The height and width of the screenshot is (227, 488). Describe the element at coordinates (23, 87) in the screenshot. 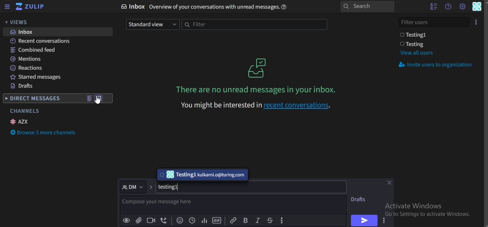

I see `drafts` at that location.